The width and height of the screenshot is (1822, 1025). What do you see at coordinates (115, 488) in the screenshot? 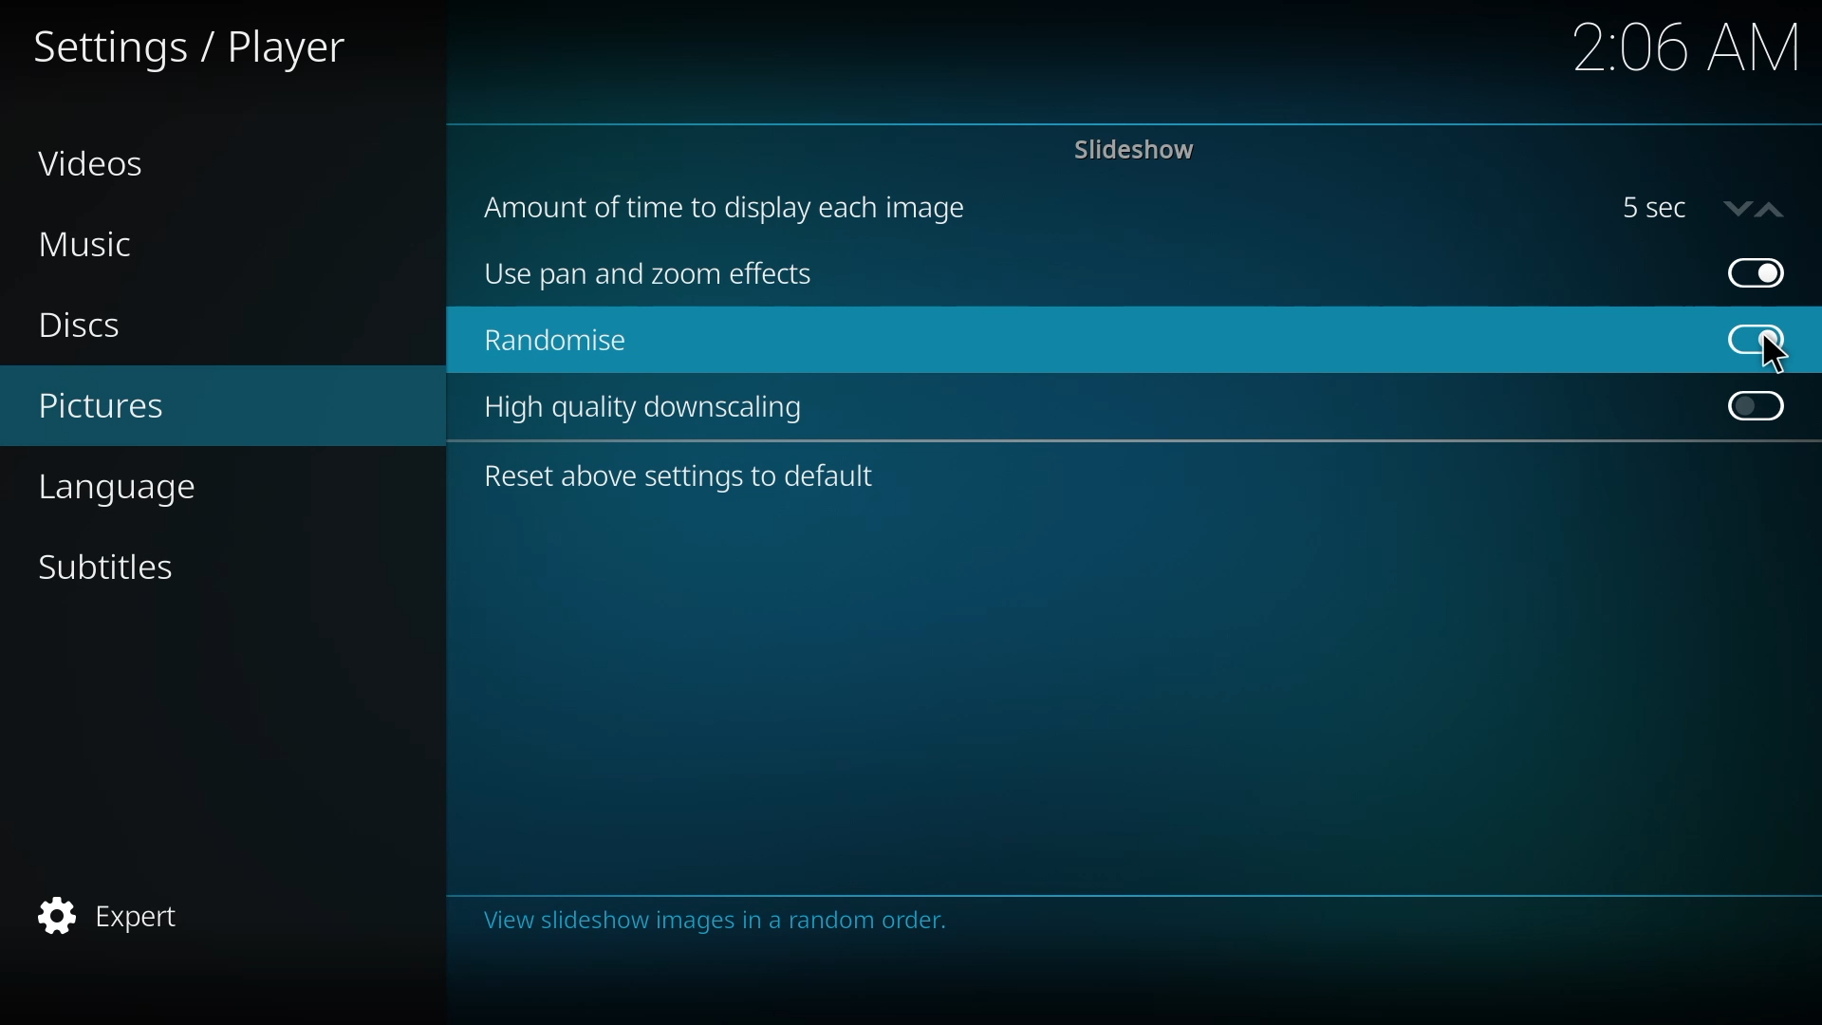
I see `language` at bounding box center [115, 488].